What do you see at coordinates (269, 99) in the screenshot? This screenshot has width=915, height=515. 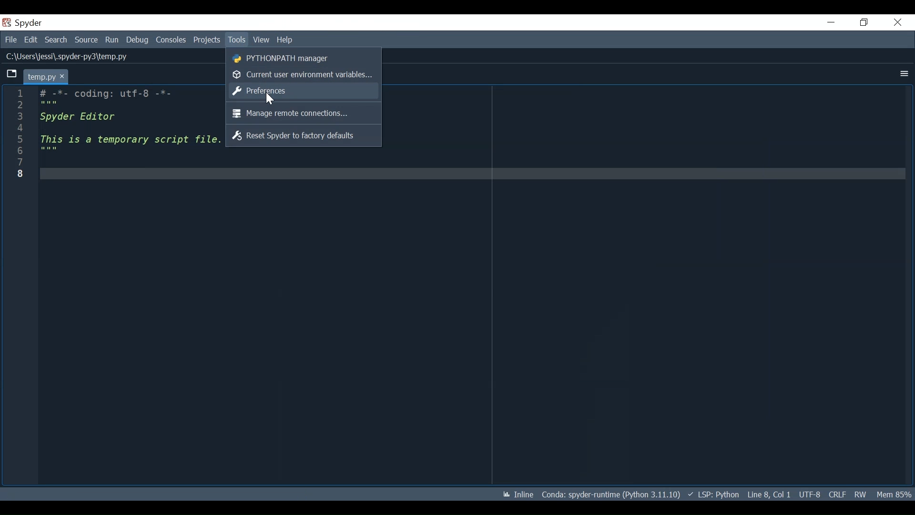 I see `Cursor` at bounding box center [269, 99].